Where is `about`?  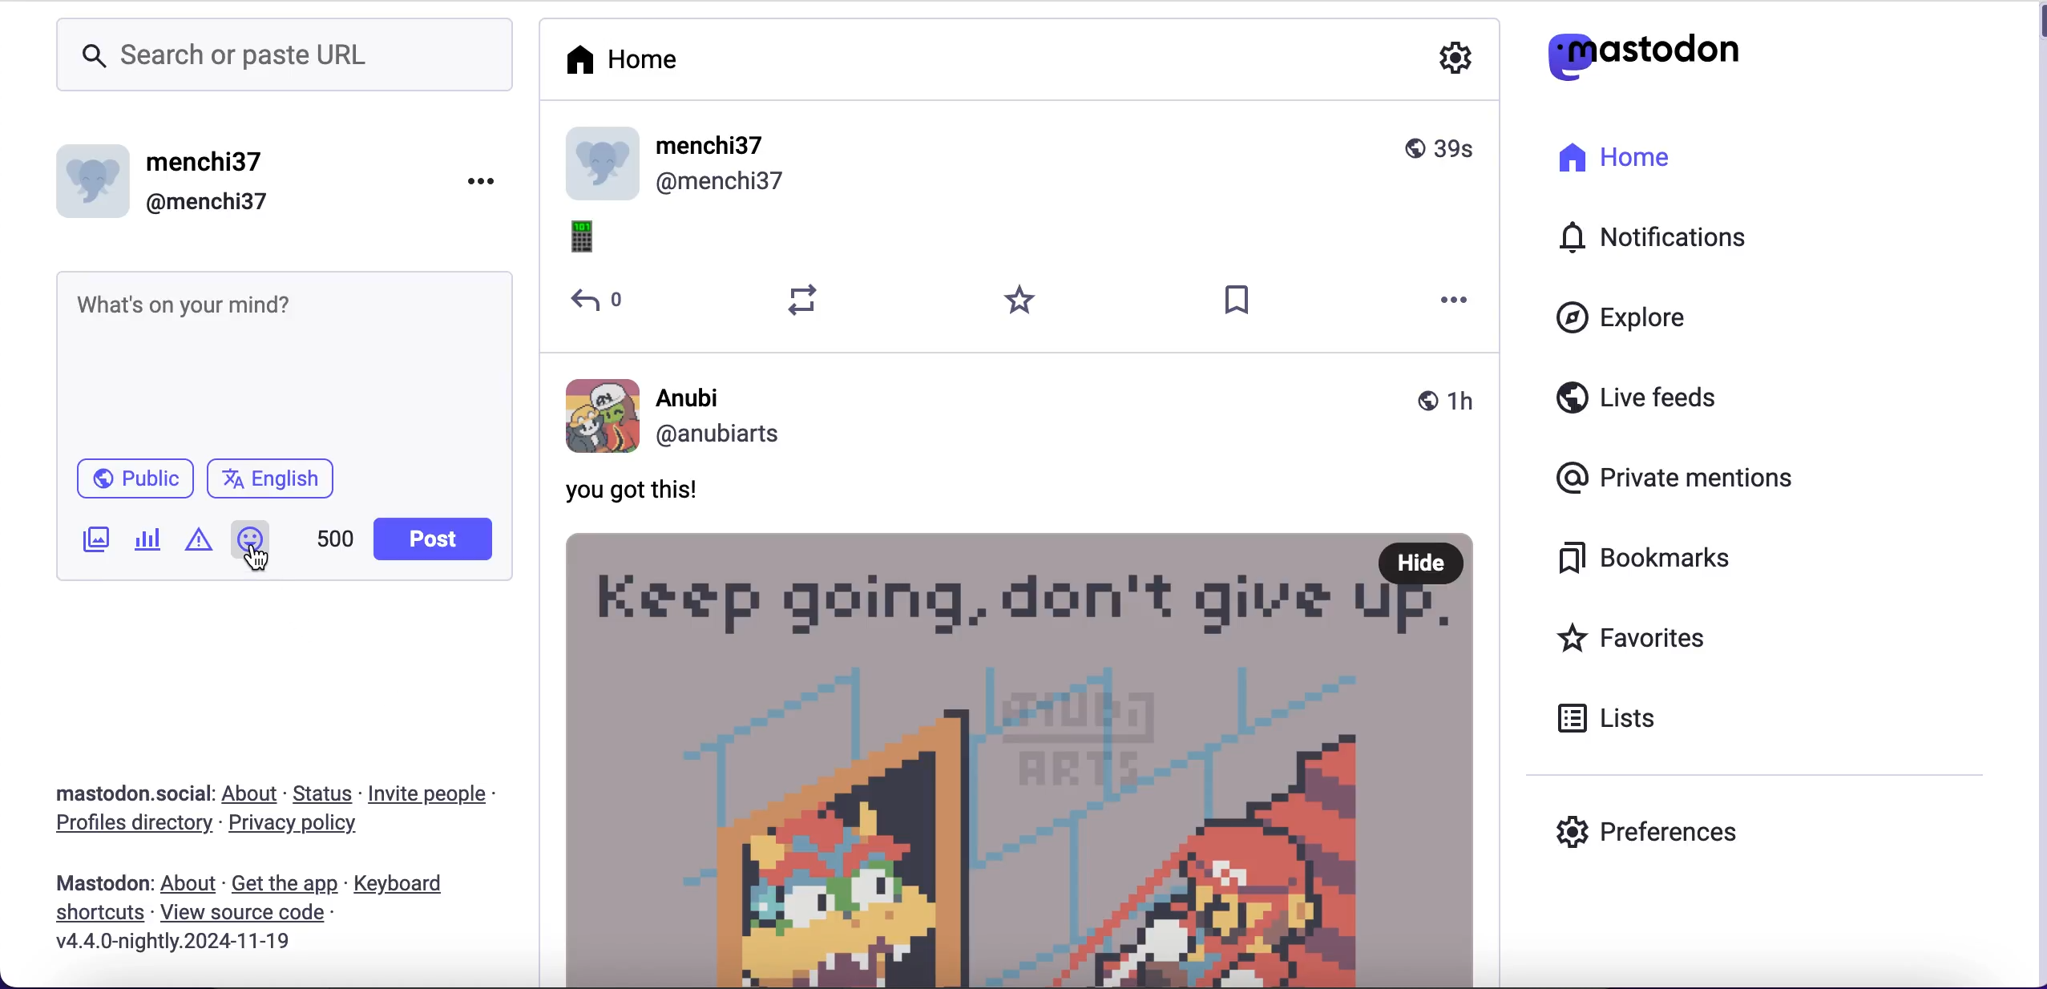
about is located at coordinates (251, 794).